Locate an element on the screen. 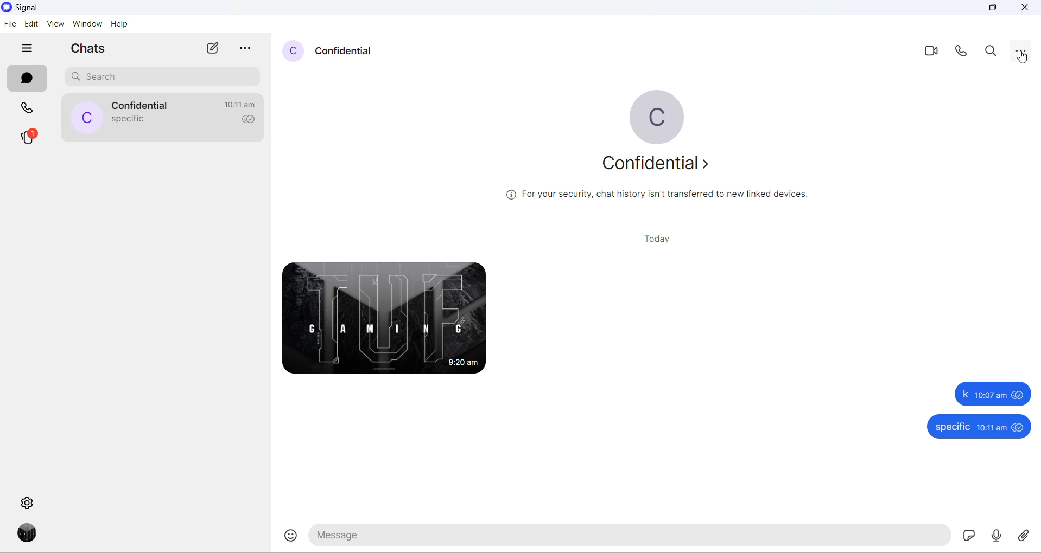 The height and width of the screenshot is (553, 1041). voice call is located at coordinates (963, 53).